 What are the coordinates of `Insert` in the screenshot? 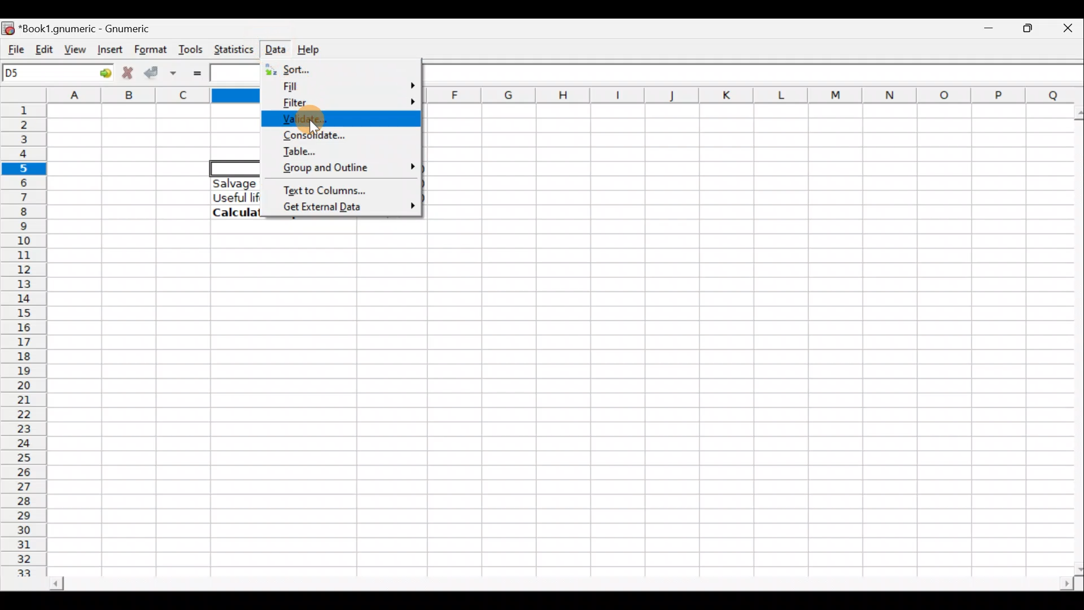 It's located at (108, 49).